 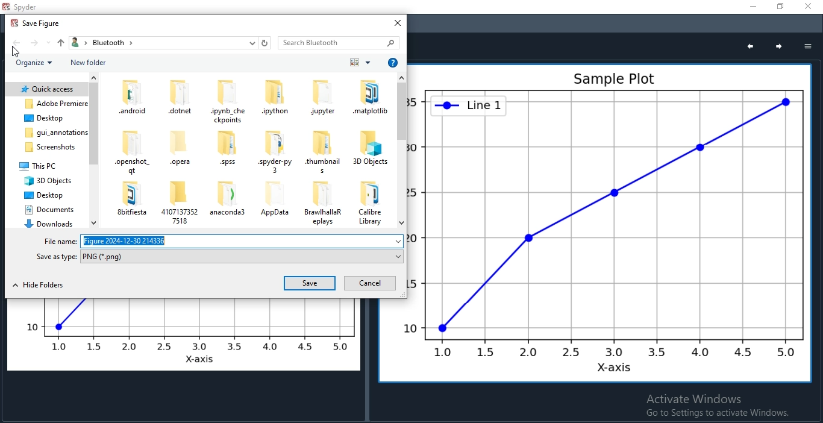 What do you see at coordinates (399, 148) in the screenshot?
I see `scroll bar` at bounding box center [399, 148].